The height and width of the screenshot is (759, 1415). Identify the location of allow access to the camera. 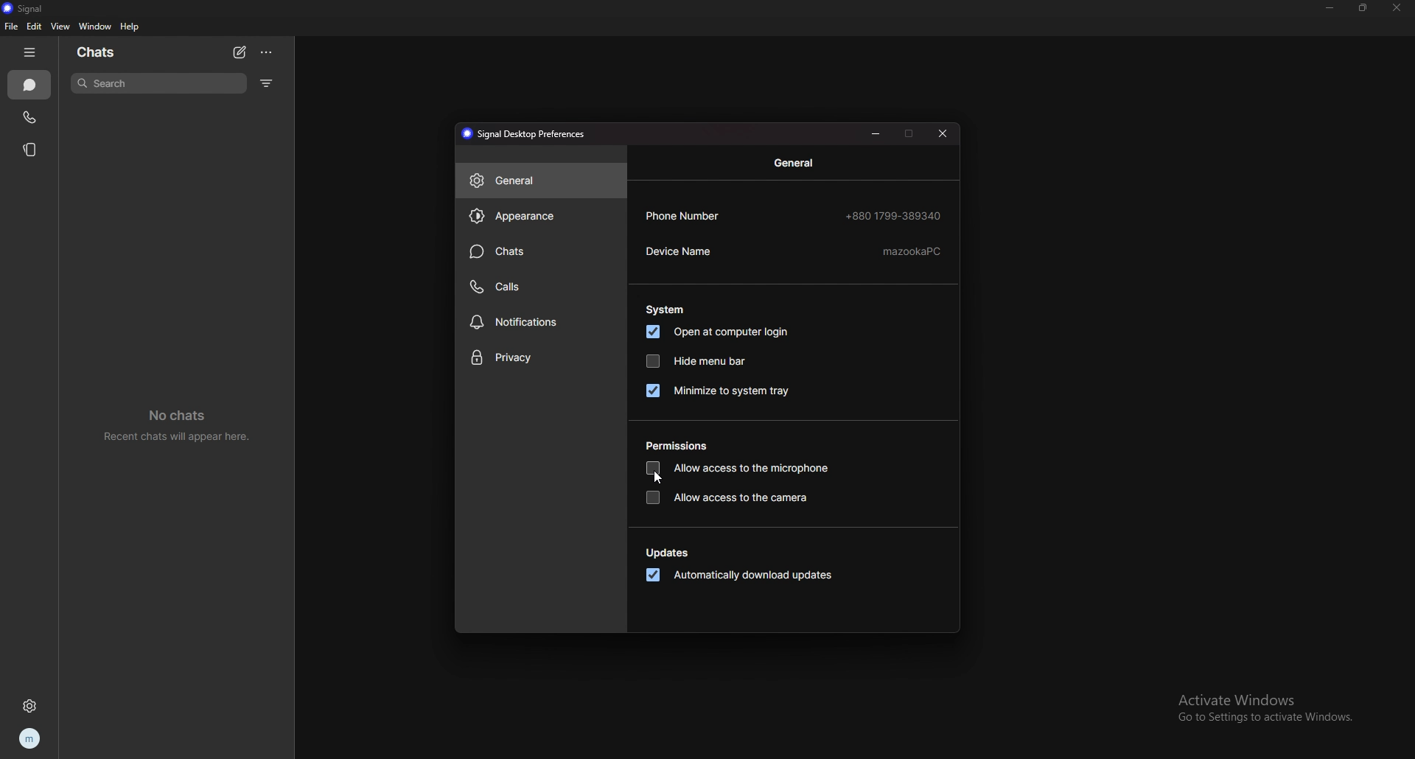
(730, 497).